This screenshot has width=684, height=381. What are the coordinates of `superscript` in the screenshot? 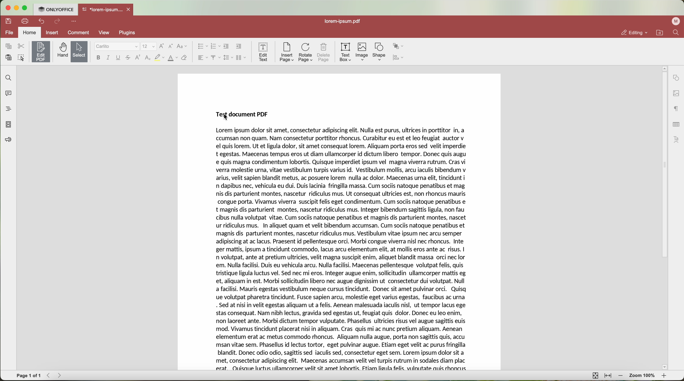 It's located at (138, 58).